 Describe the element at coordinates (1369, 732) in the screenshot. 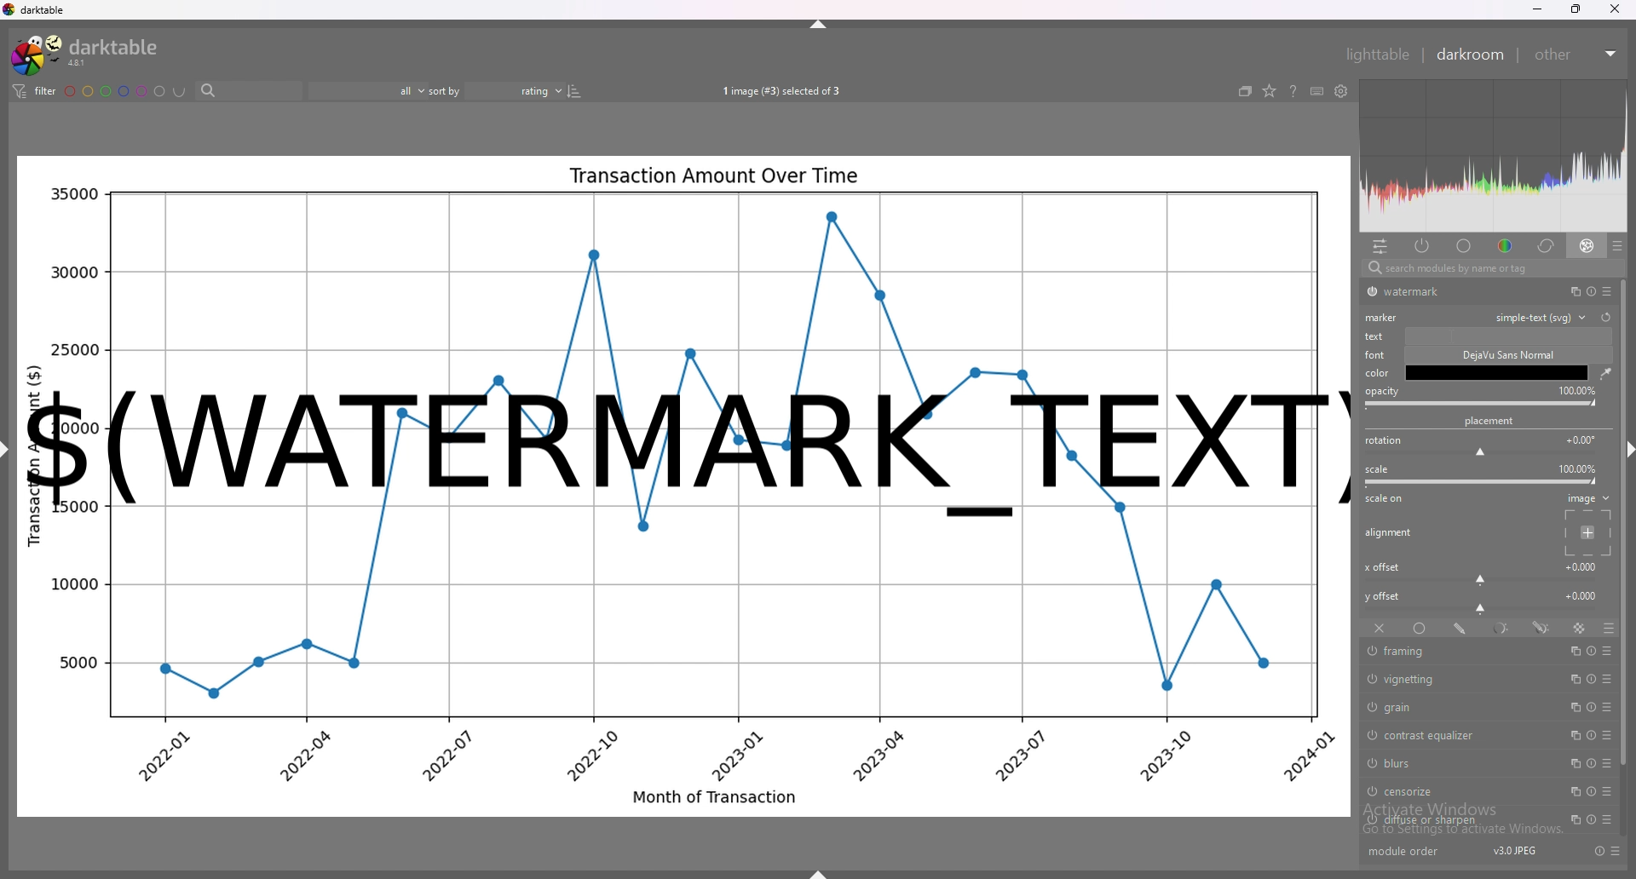

I see `switch off` at that location.